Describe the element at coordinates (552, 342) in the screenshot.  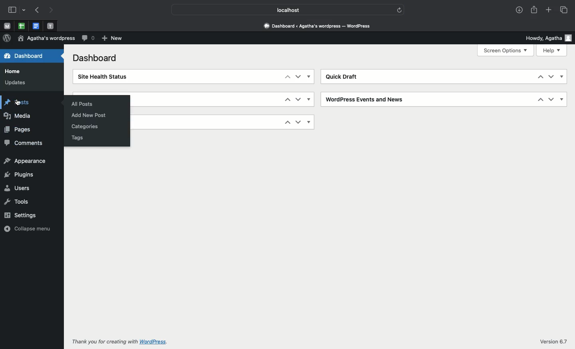
I see `Version 6.7` at that location.